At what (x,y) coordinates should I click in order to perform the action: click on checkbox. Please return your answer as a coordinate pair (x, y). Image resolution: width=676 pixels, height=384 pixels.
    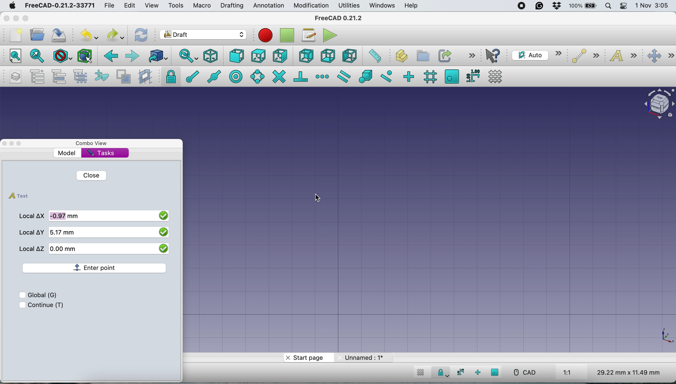
    Looking at the image, I should click on (21, 295).